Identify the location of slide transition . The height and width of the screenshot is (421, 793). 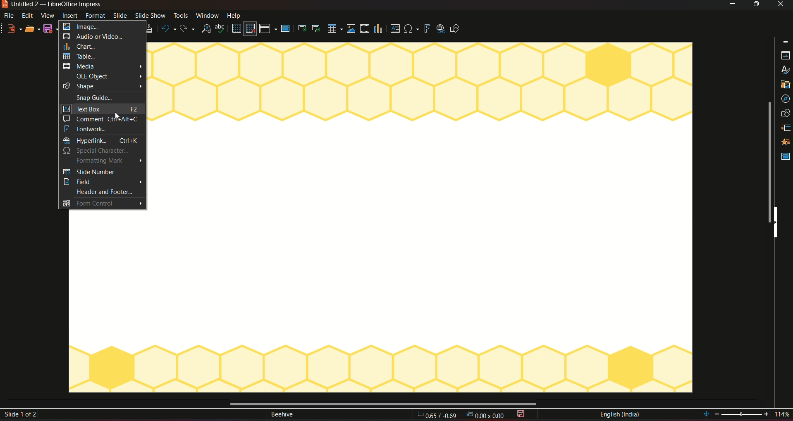
(786, 127).